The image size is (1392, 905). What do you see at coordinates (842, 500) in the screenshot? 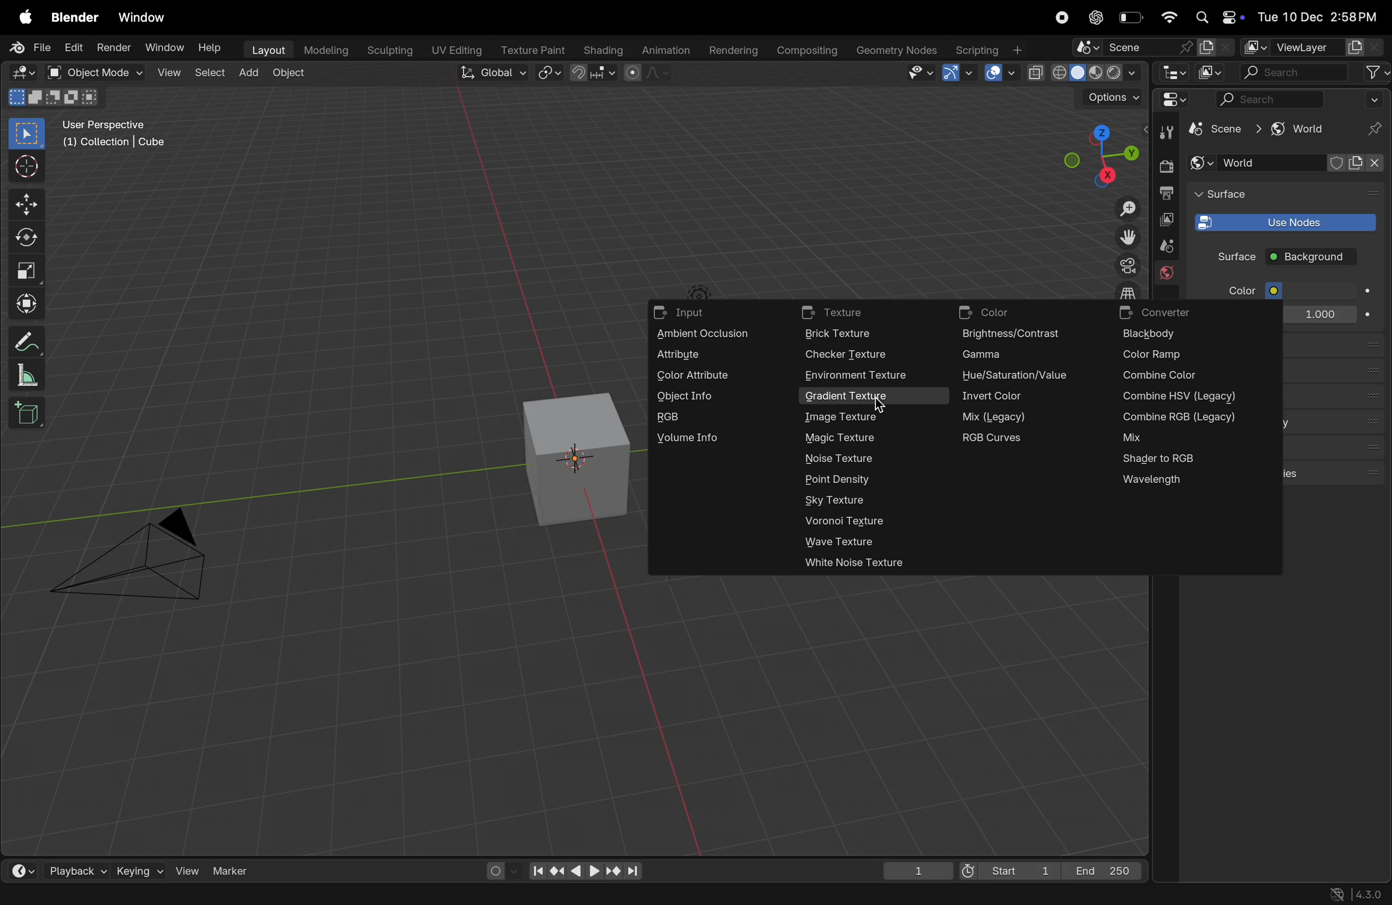
I see `Sky texture` at bounding box center [842, 500].